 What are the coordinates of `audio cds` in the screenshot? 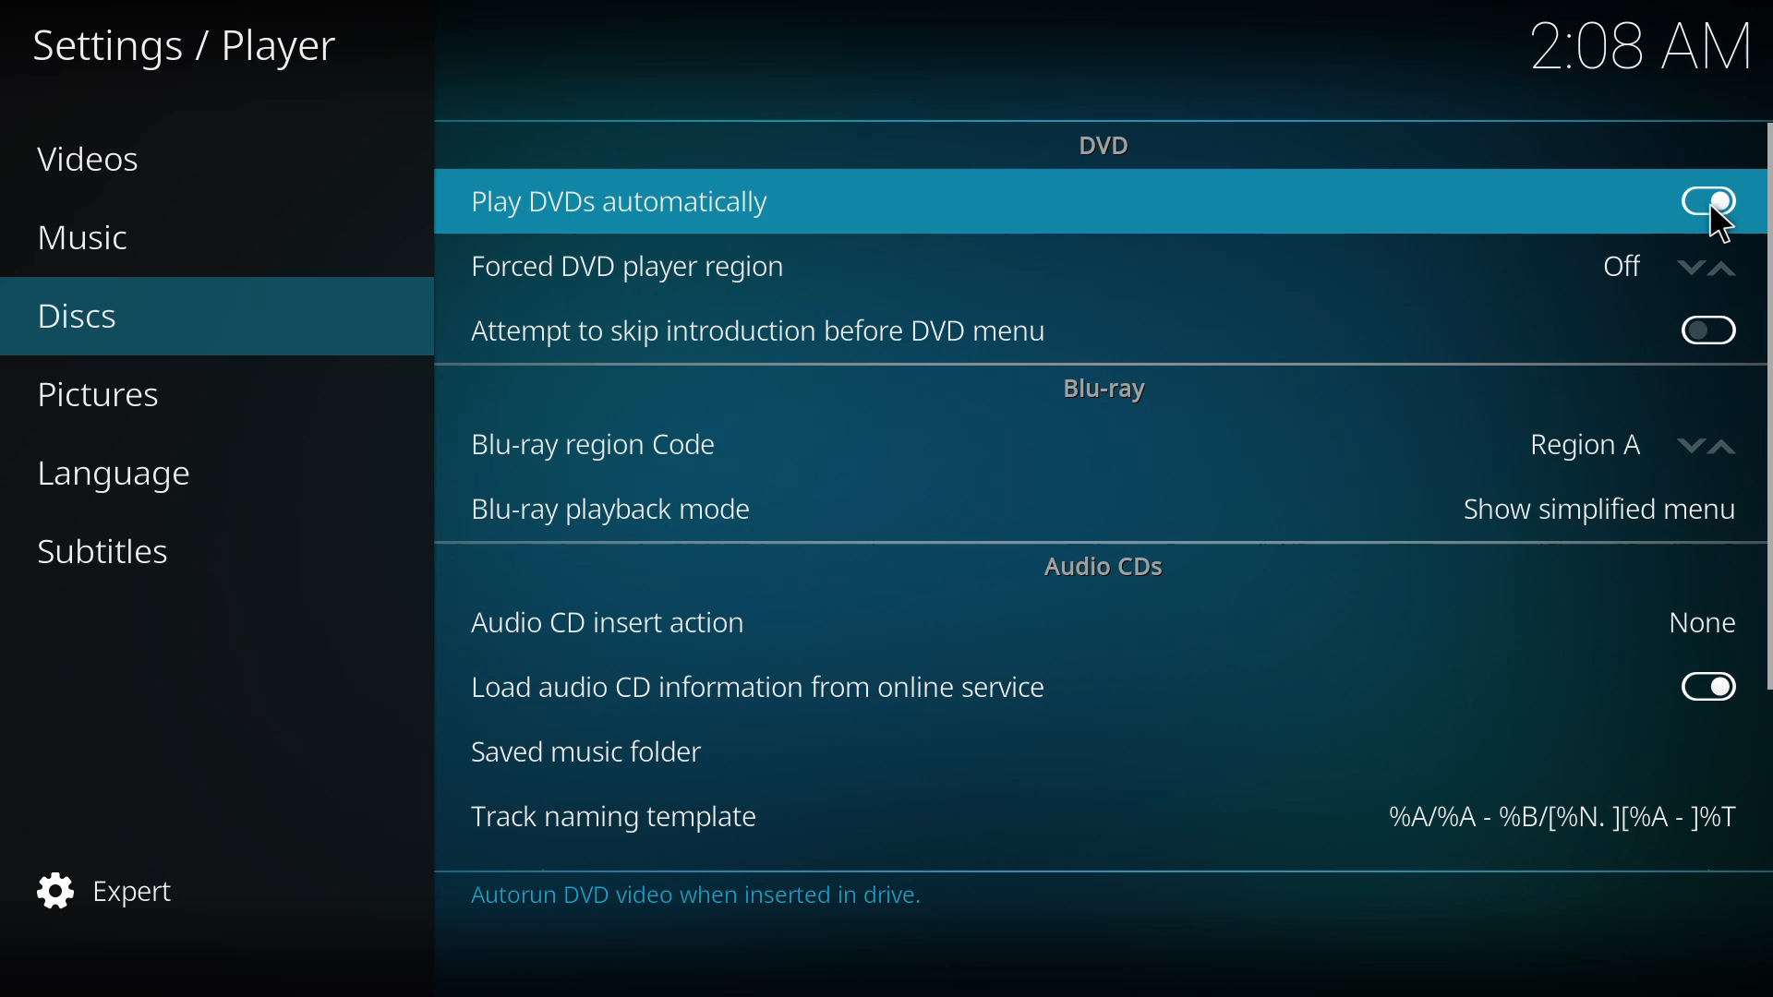 It's located at (1110, 569).